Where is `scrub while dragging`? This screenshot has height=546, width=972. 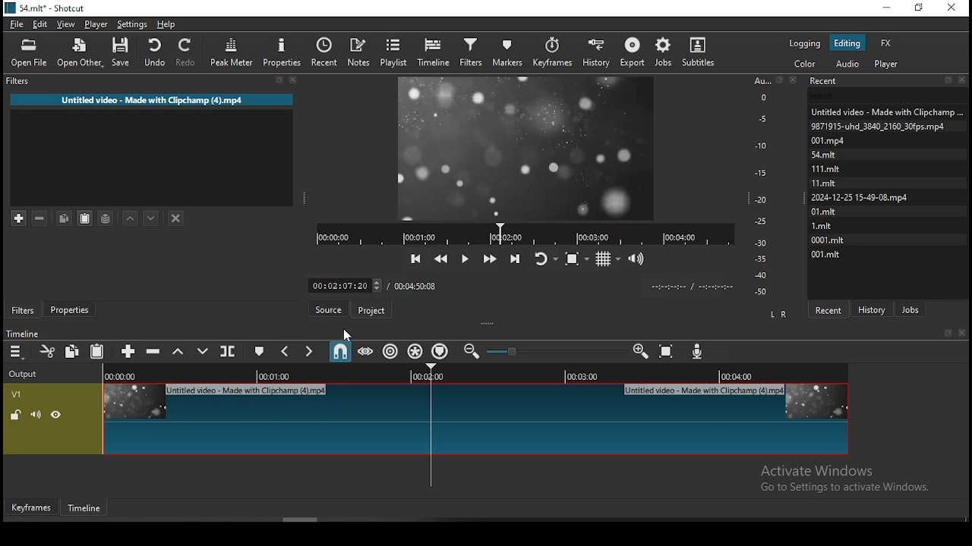 scrub while dragging is located at coordinates (364, 352).